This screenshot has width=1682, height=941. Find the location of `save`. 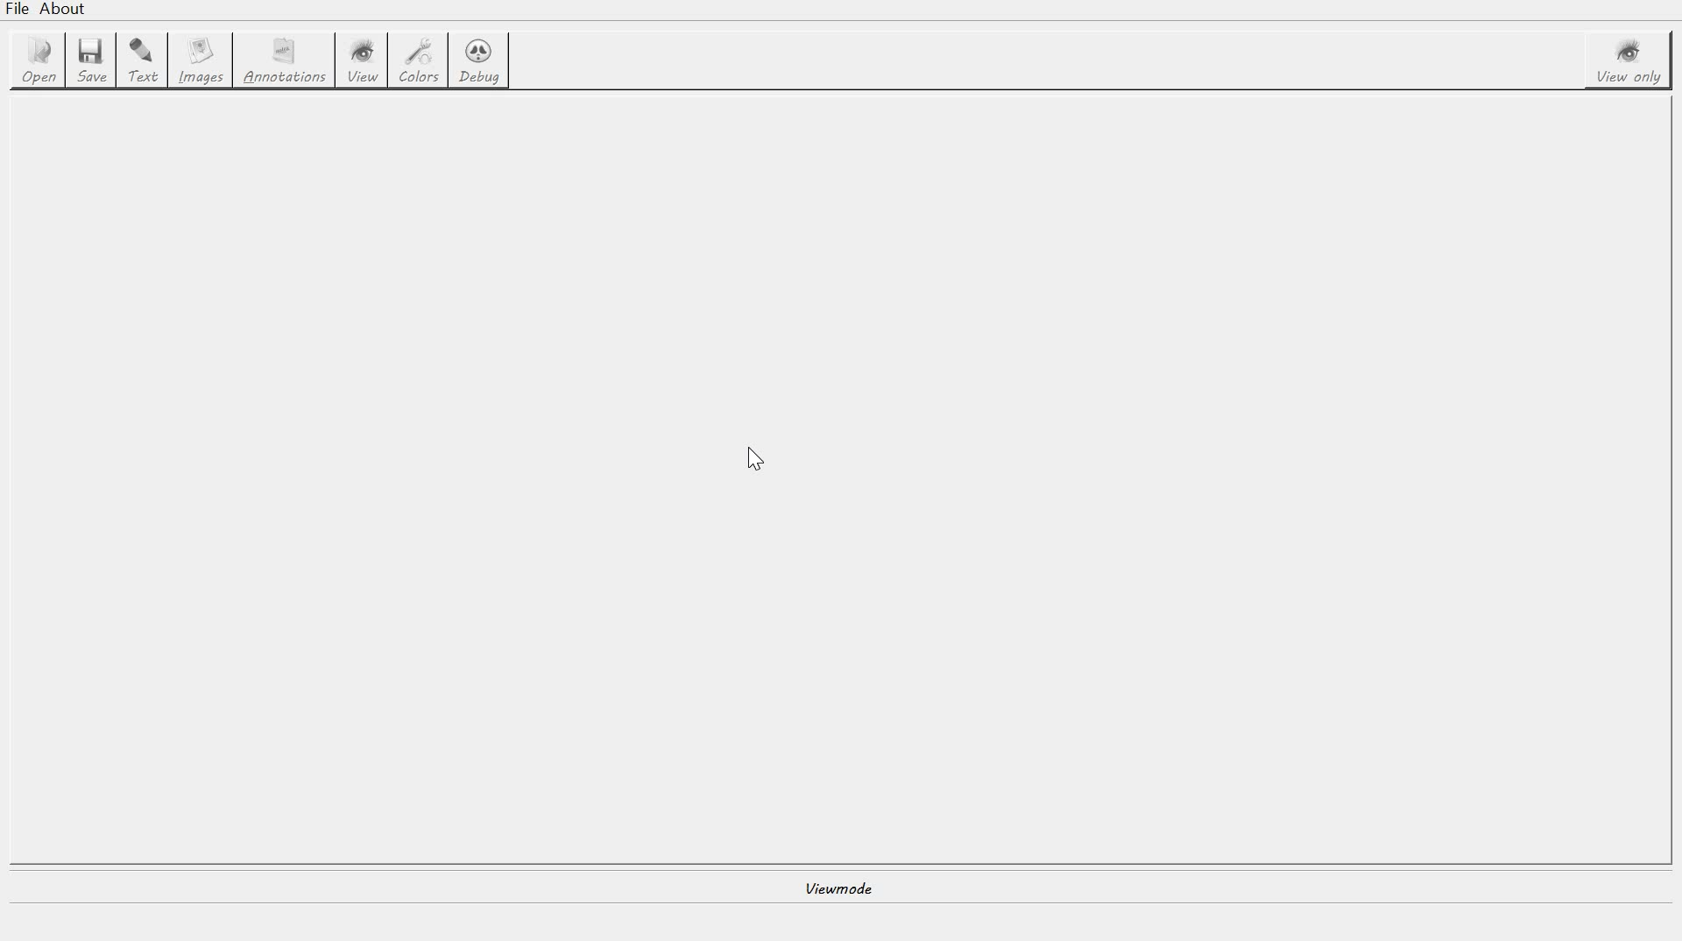

save is located at coordinates (90, 62).